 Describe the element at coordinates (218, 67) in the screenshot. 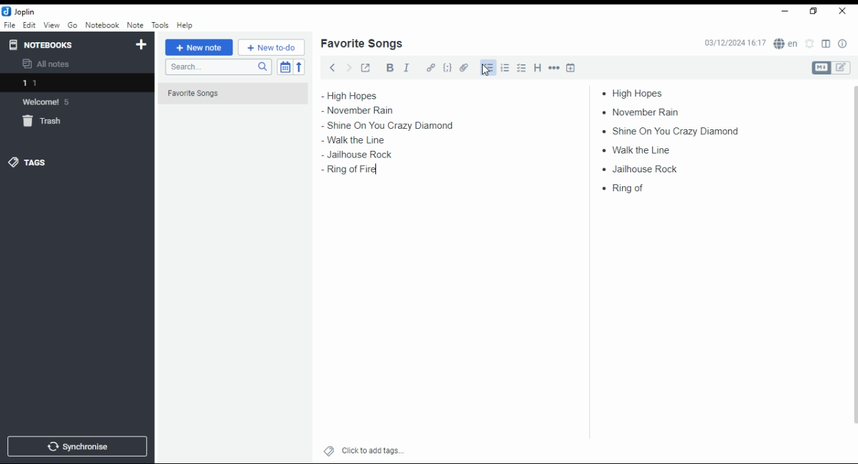

I see `search` at that location.